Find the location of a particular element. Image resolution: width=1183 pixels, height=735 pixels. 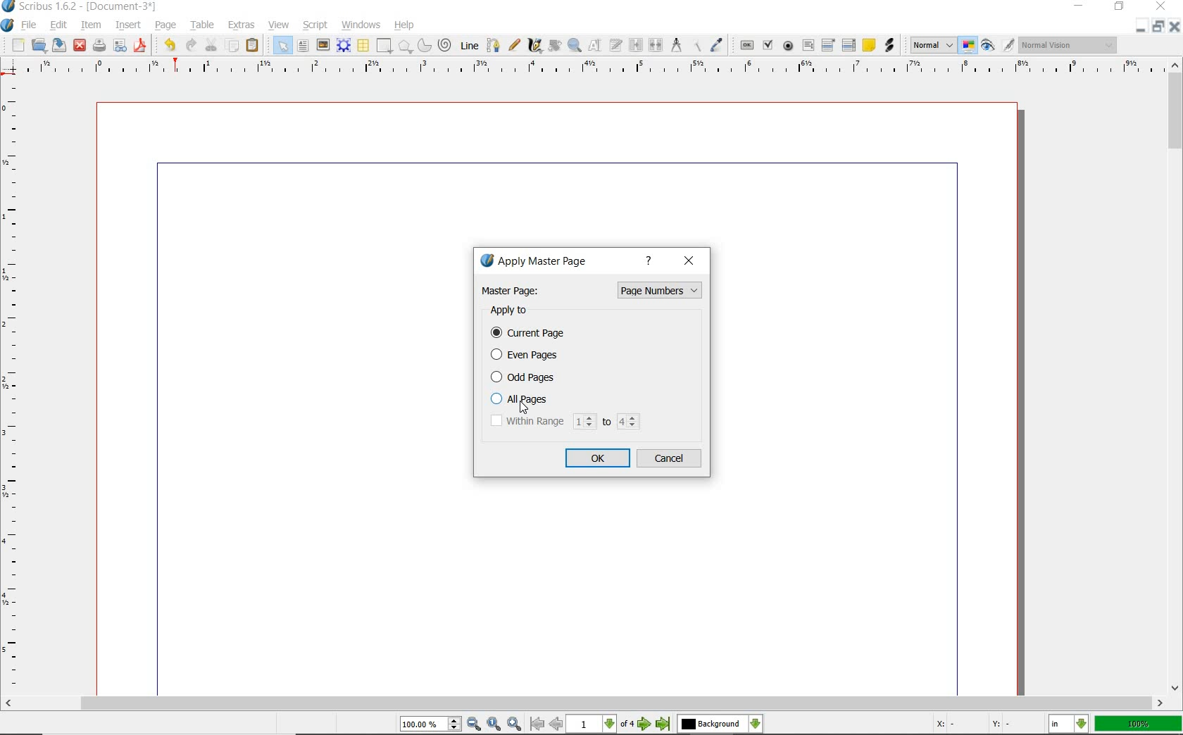

item is located at coordinates (89, 25).